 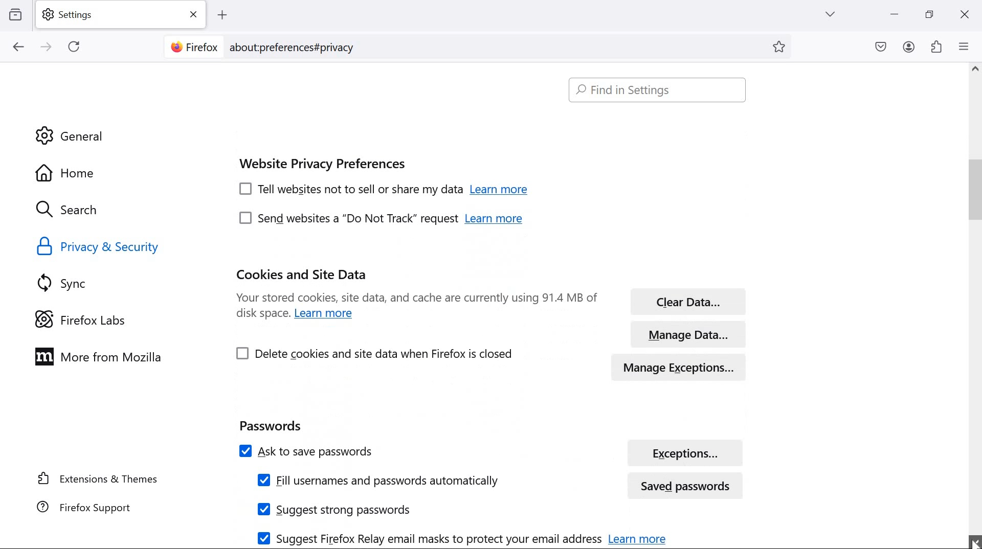 I want to click on list all tabs, so click(x=830, y=14).